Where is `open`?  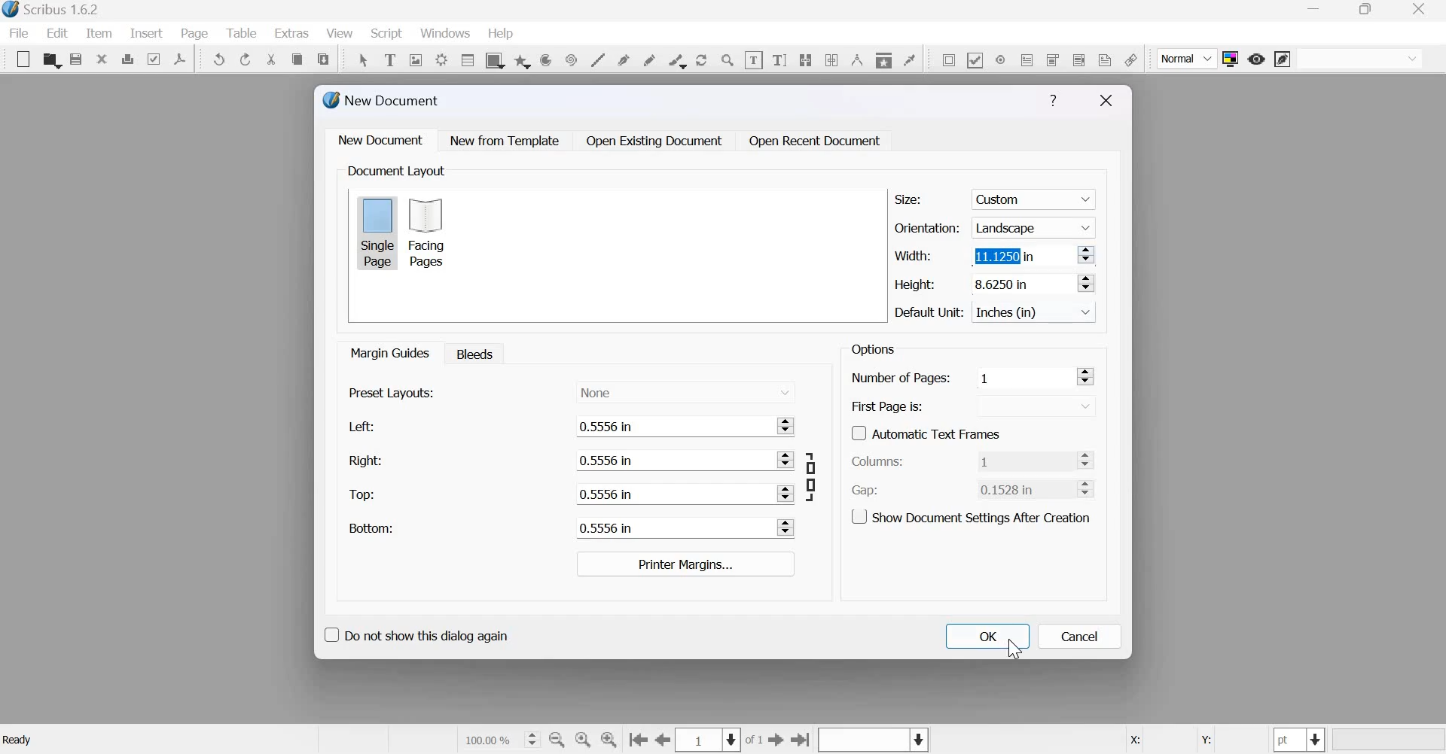 open is located at coordinates (51, 60).